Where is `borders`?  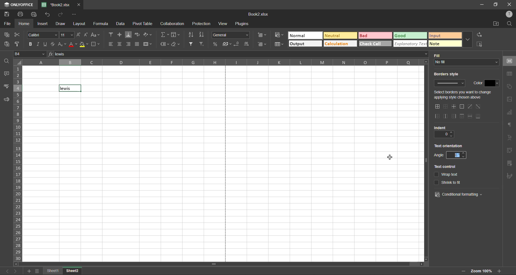 borders is located at coordinates (96, 45).